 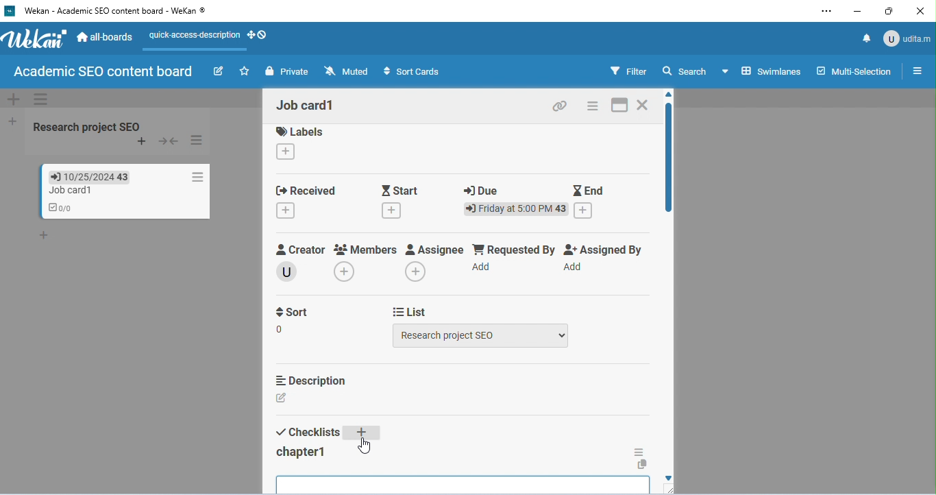 I want to click on add checklist, so click(x=362, y=435).